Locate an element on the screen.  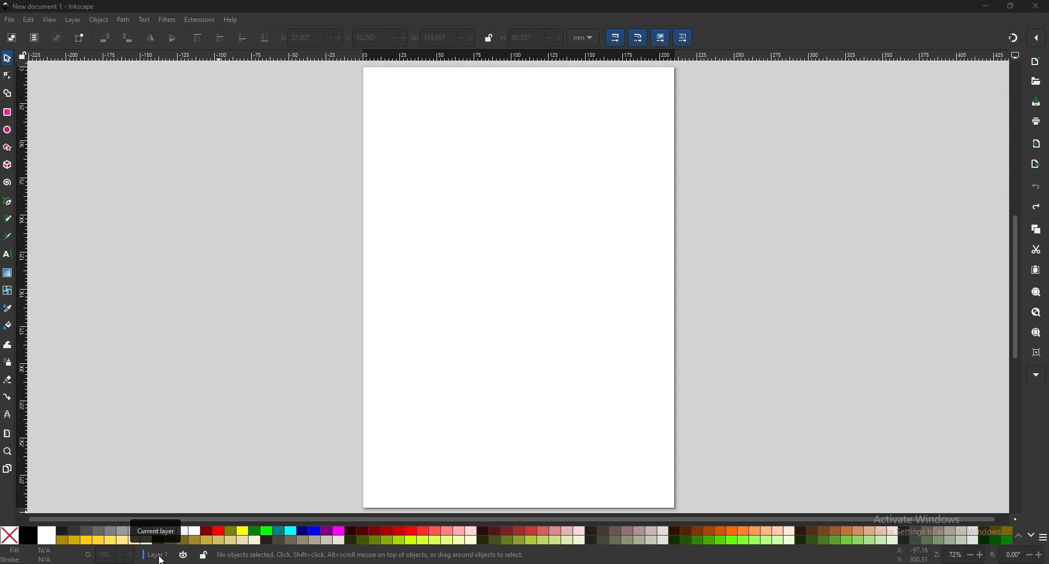
decrease is located at coordinates (391, 38).